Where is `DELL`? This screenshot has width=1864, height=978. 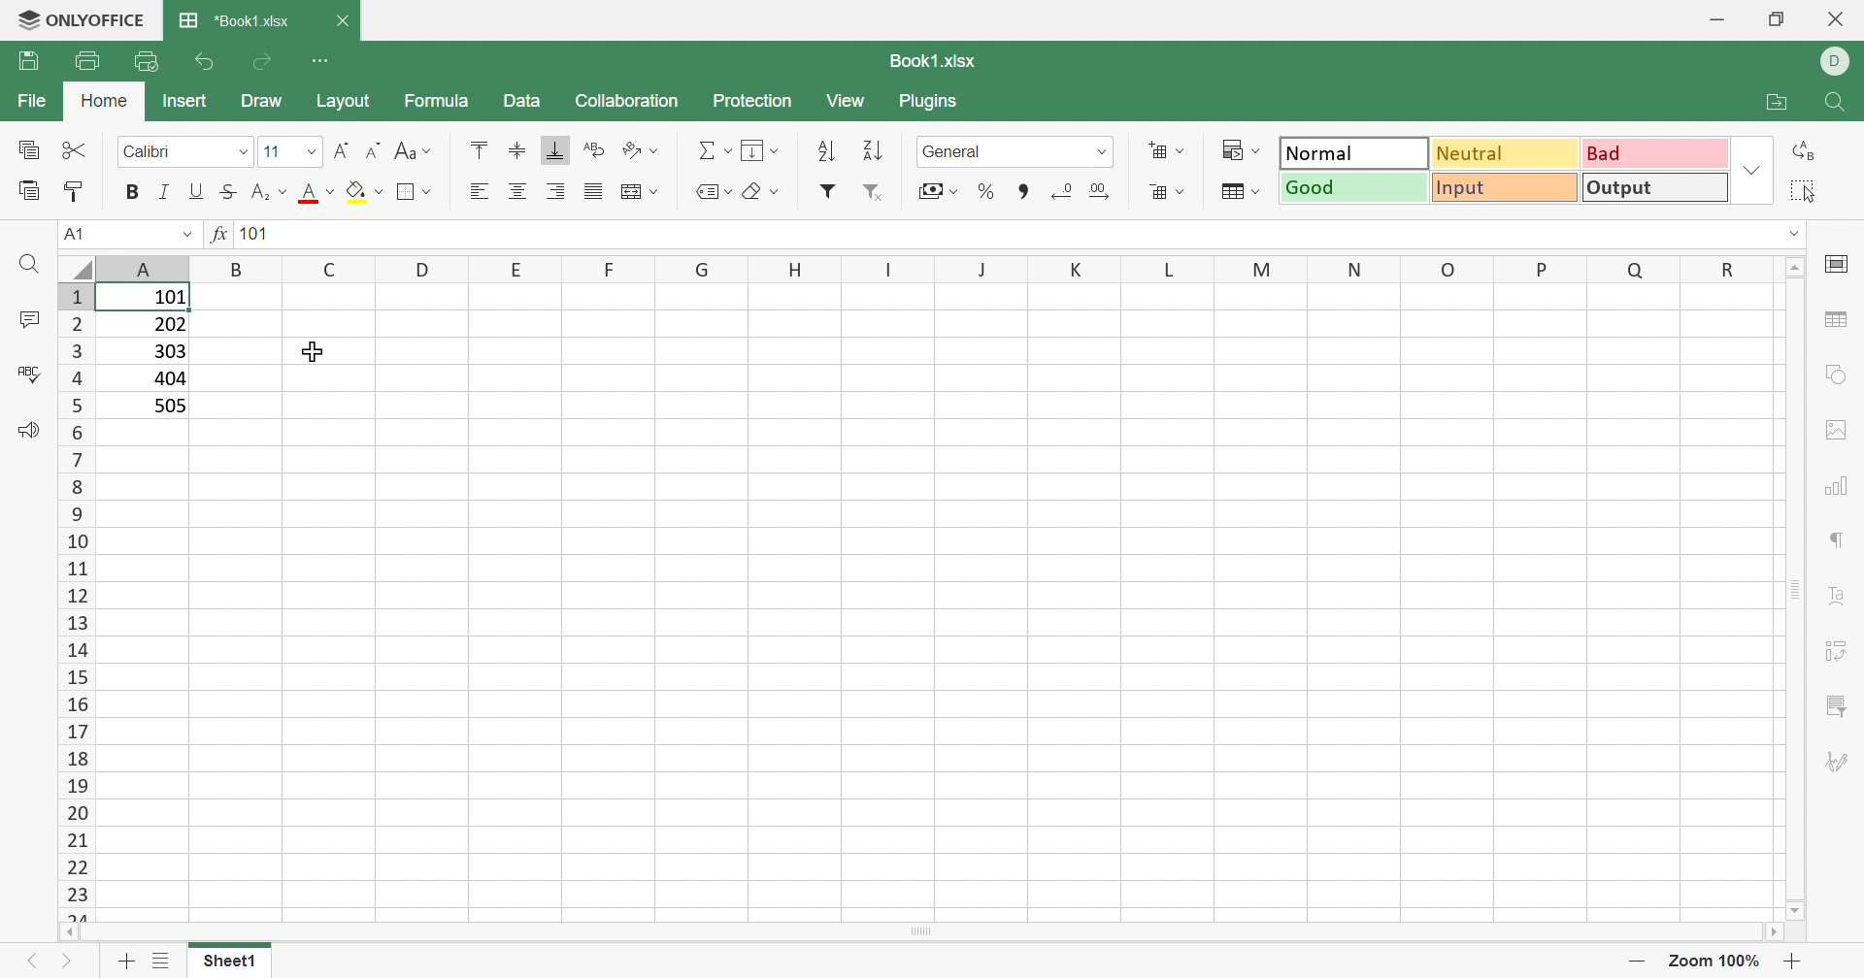
DELL is located at coordinates (1838, 62).